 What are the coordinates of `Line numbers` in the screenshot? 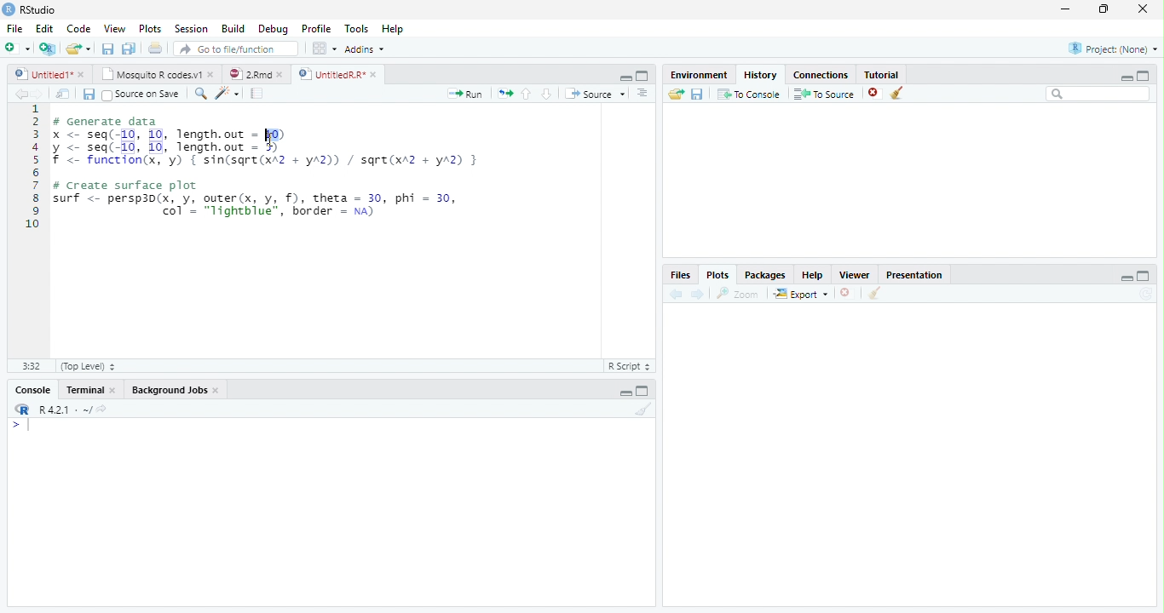 It's located at (33, 168).